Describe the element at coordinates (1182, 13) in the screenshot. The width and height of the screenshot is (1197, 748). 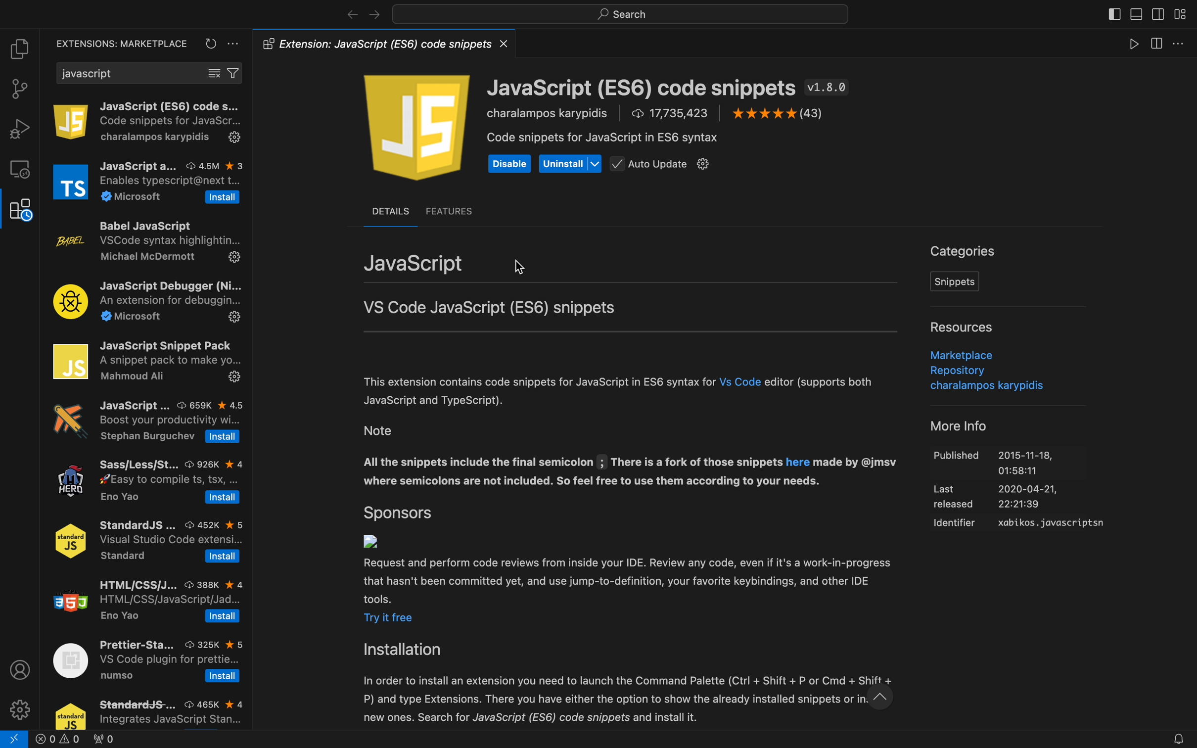
I see `layouts` at that location.